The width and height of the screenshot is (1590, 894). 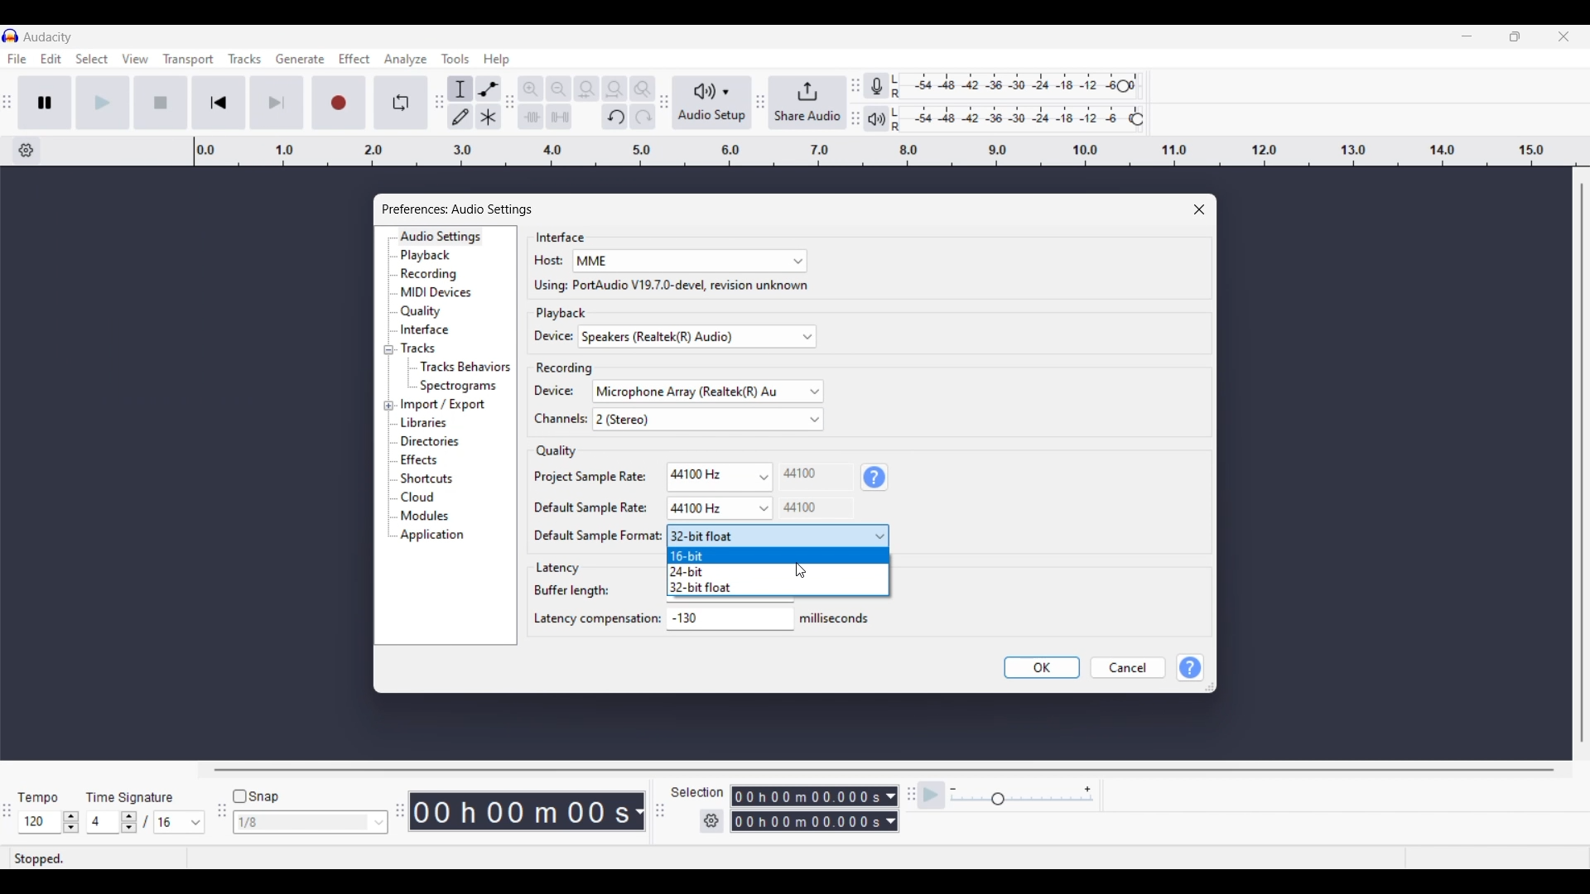 I want to click on Stop, so click(x=161, y=103).